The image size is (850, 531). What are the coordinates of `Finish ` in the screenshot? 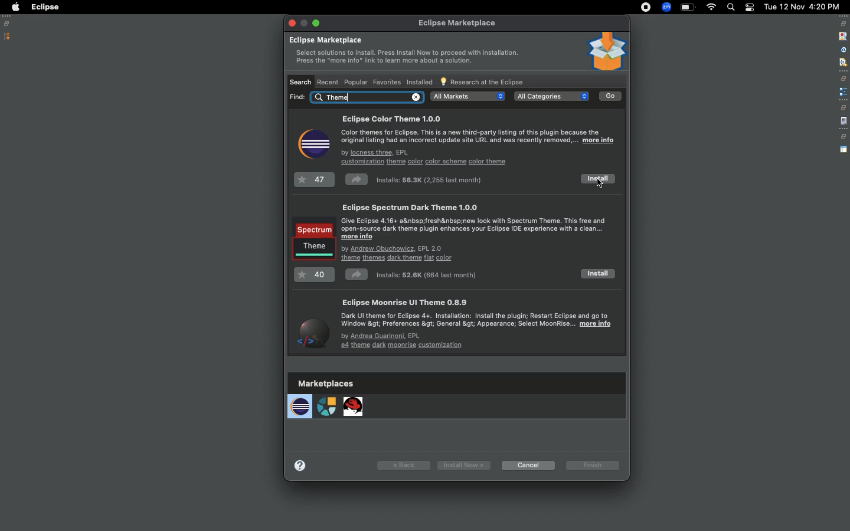 It's located at (594, 465).